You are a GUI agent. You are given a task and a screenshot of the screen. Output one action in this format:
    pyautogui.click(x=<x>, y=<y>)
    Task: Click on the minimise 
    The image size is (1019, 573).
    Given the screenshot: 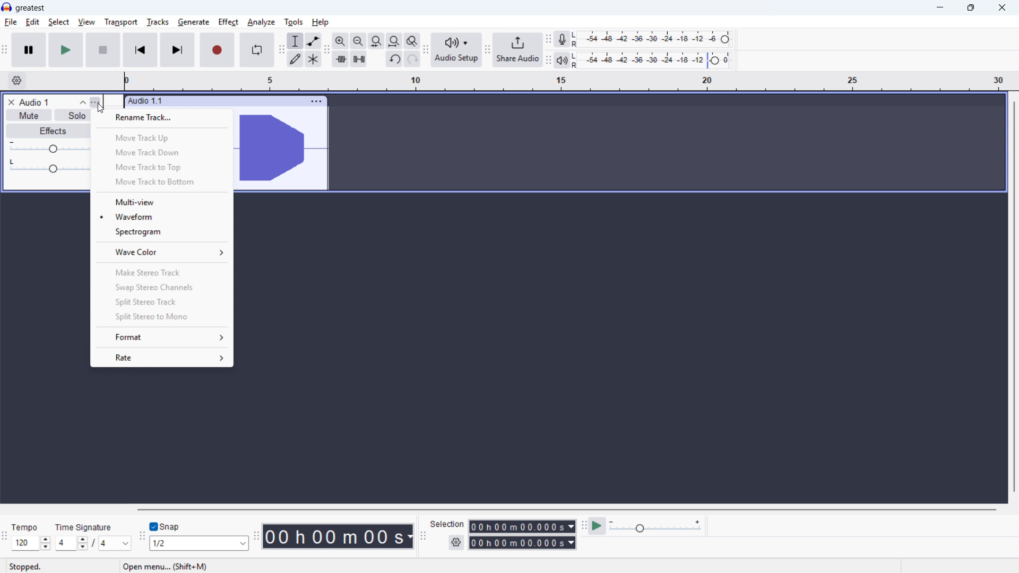 What is the action you would take?
    pyautogui.click(x=939, y=8)
    